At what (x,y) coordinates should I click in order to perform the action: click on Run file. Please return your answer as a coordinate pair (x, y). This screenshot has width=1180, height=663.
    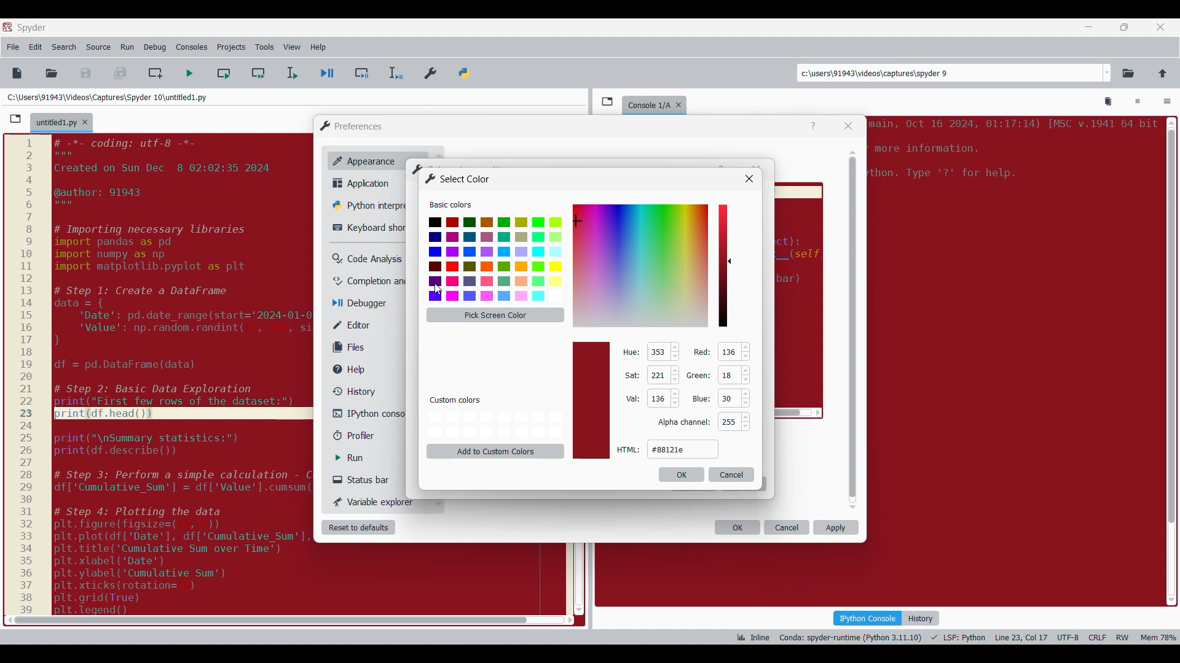
    Looking at the image, I should click on (189, 73).